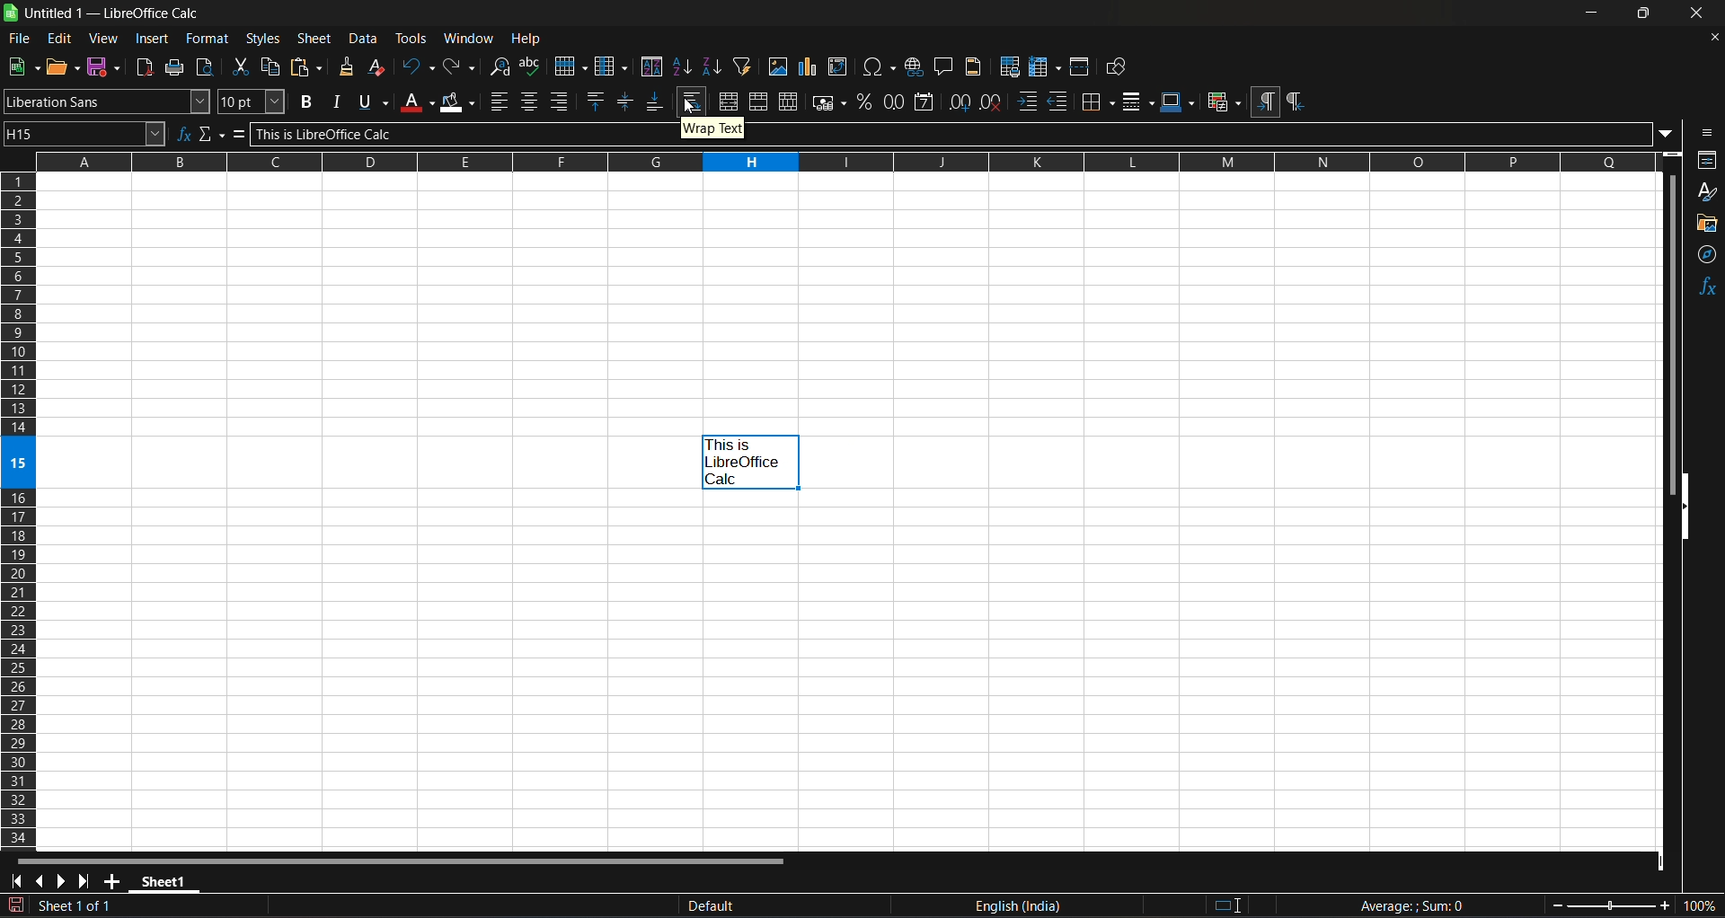 The height and width of the screenshot is (918, 1725). I want to click on format as number, so click(893, 103).